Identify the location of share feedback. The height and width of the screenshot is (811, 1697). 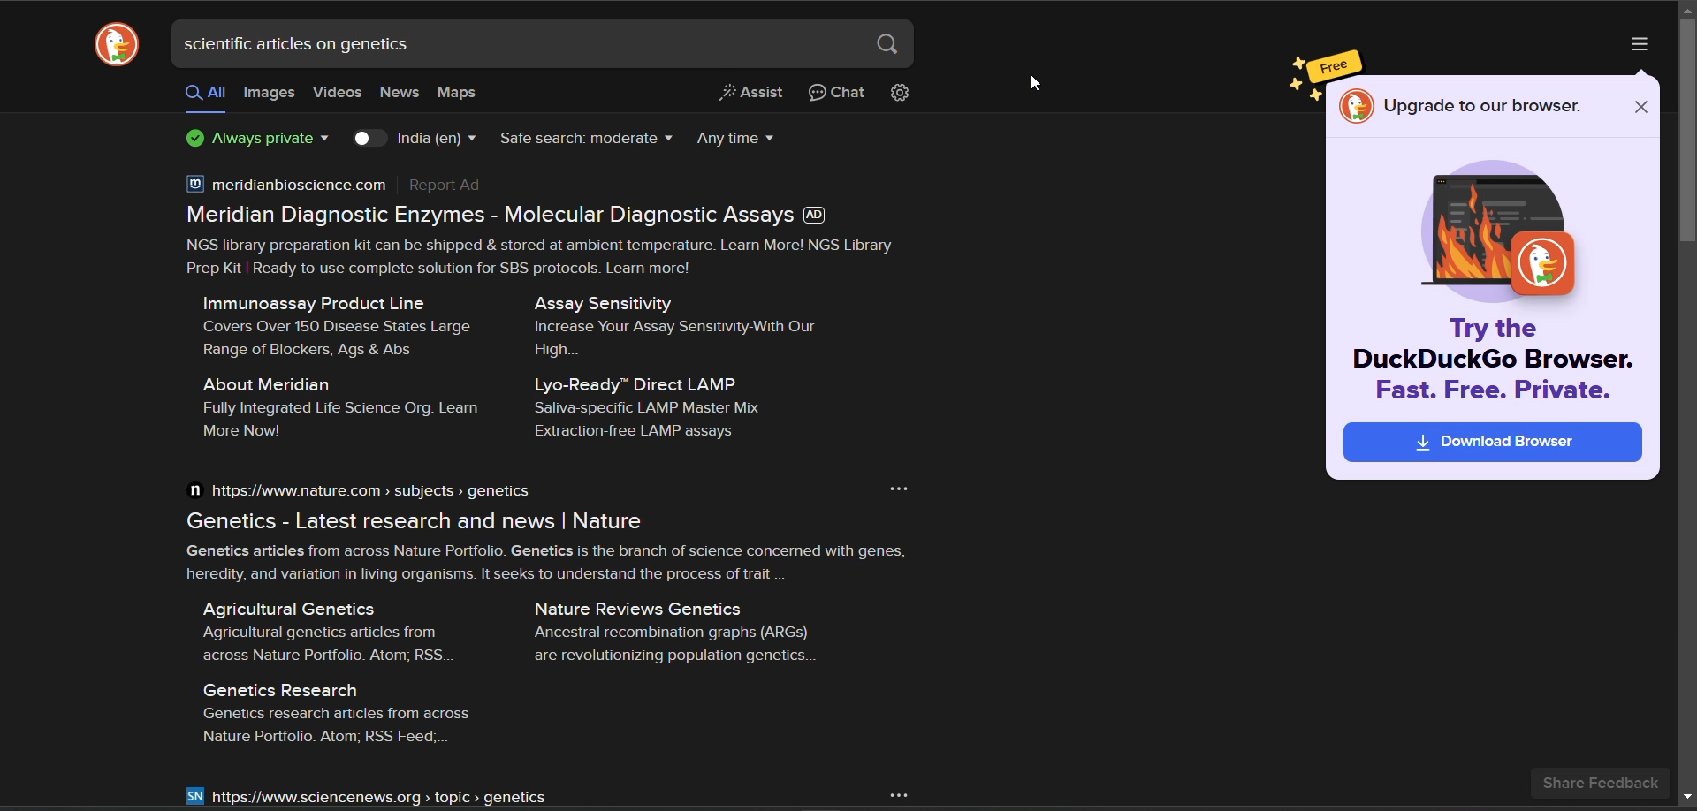
(1608, 780).